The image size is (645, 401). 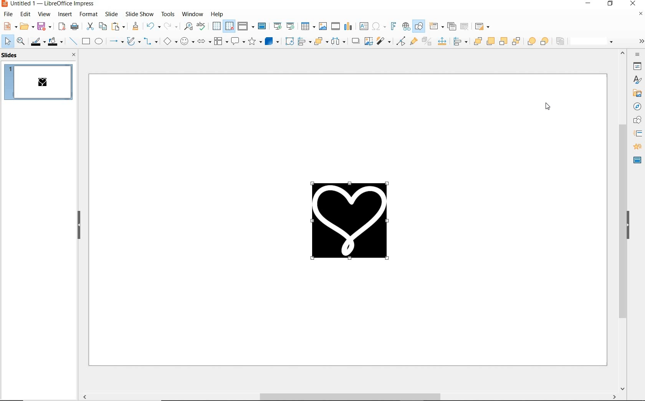 What do you see at coordinates (400, 41) in the screenshot?
I see `toggle point edit mode` at bounding box center [400, 41].